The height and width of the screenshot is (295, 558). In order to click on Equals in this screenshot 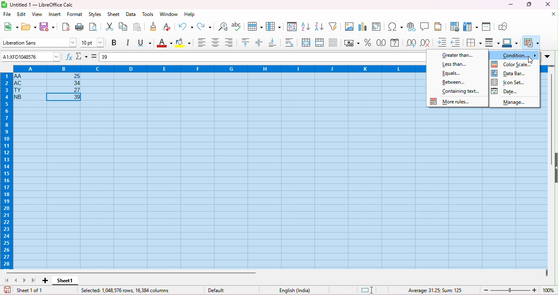, I will do `click(452, 73)`.